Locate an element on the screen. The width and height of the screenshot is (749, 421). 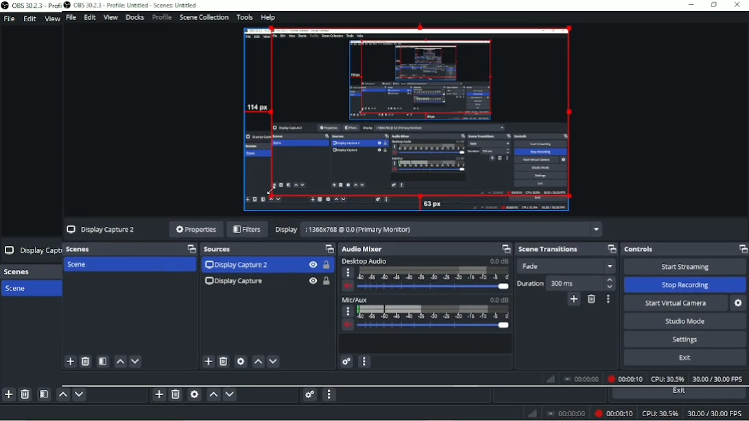
scale is located at coordinates (436, 275).